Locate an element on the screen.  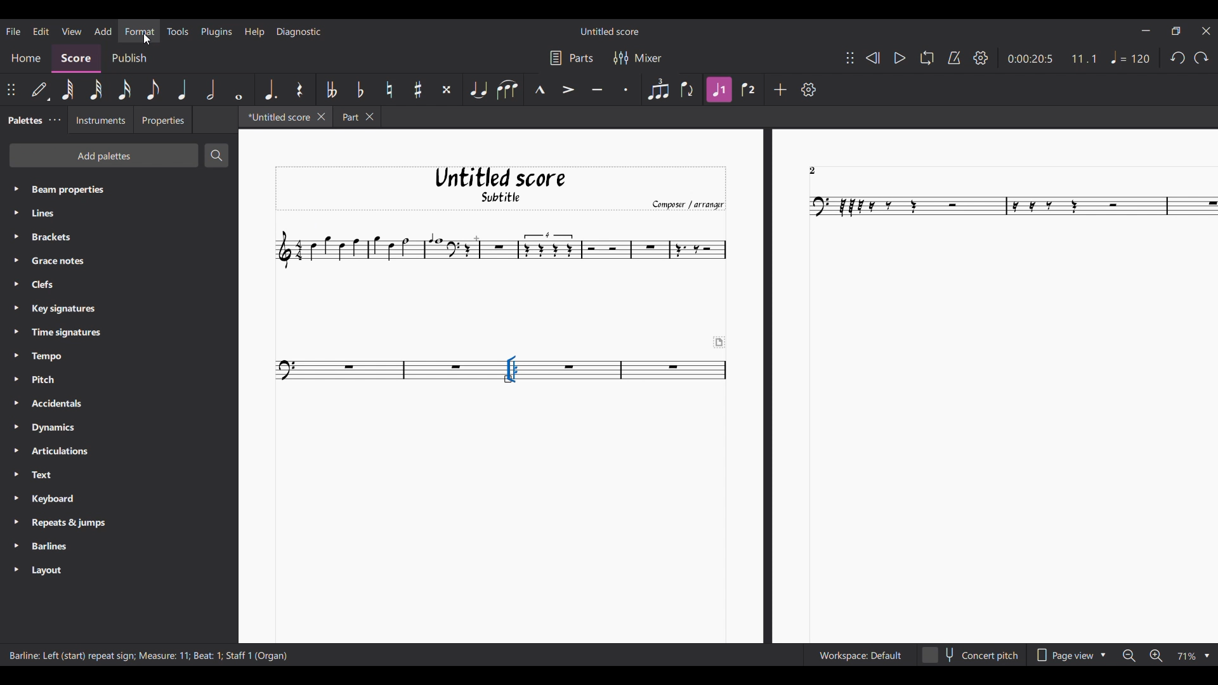
Toggle double sharp is located at coordinates (446, 90).